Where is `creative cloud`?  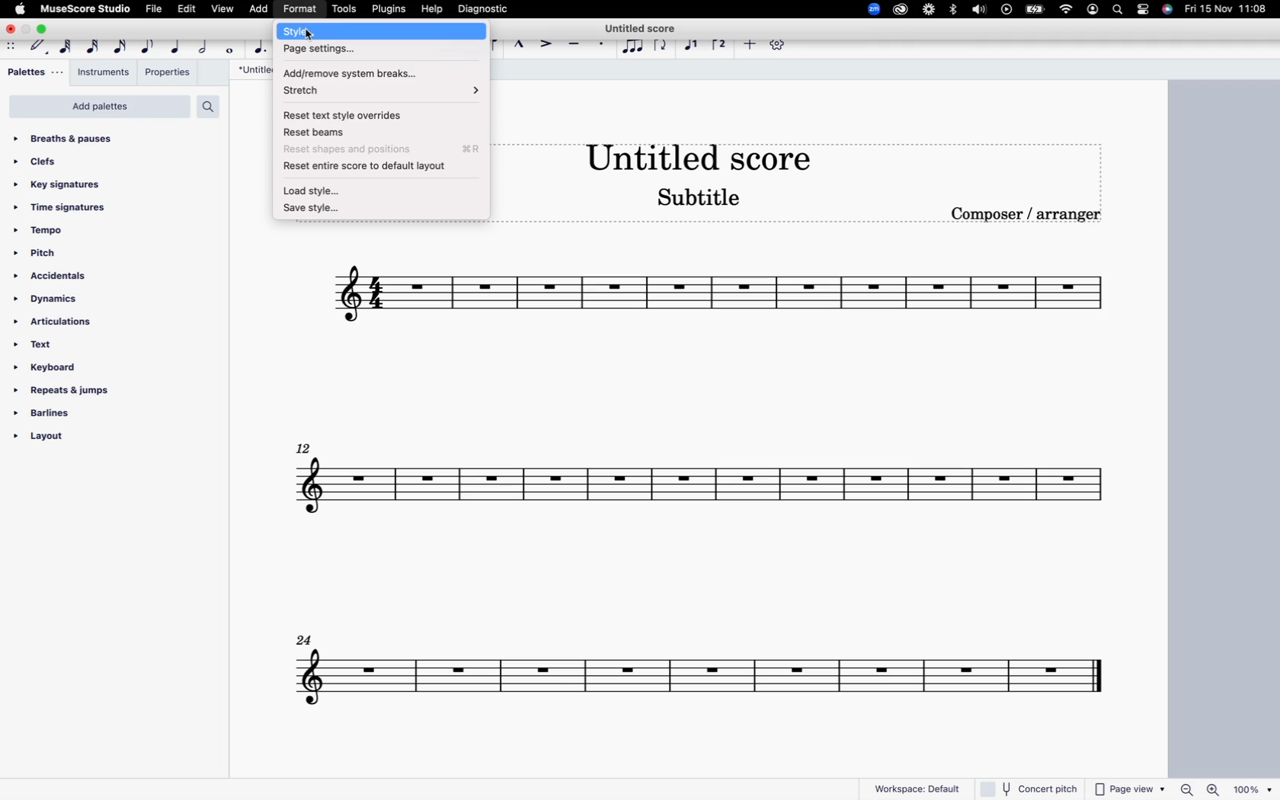 creative cloud is located at coordinates (901, 11).